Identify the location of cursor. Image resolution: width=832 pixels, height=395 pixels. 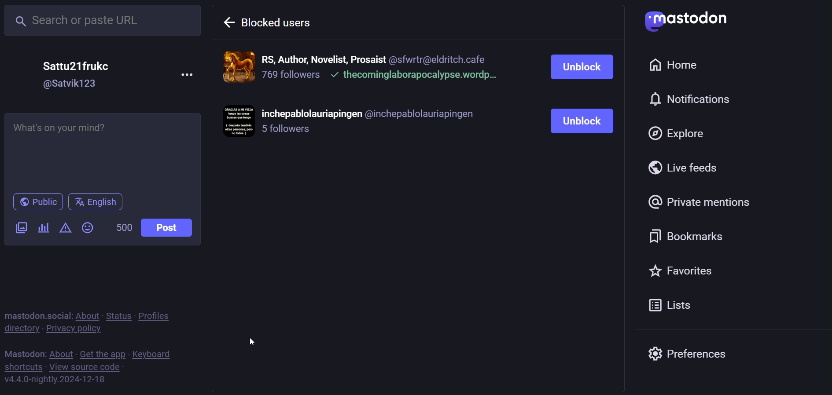
(253, 341).